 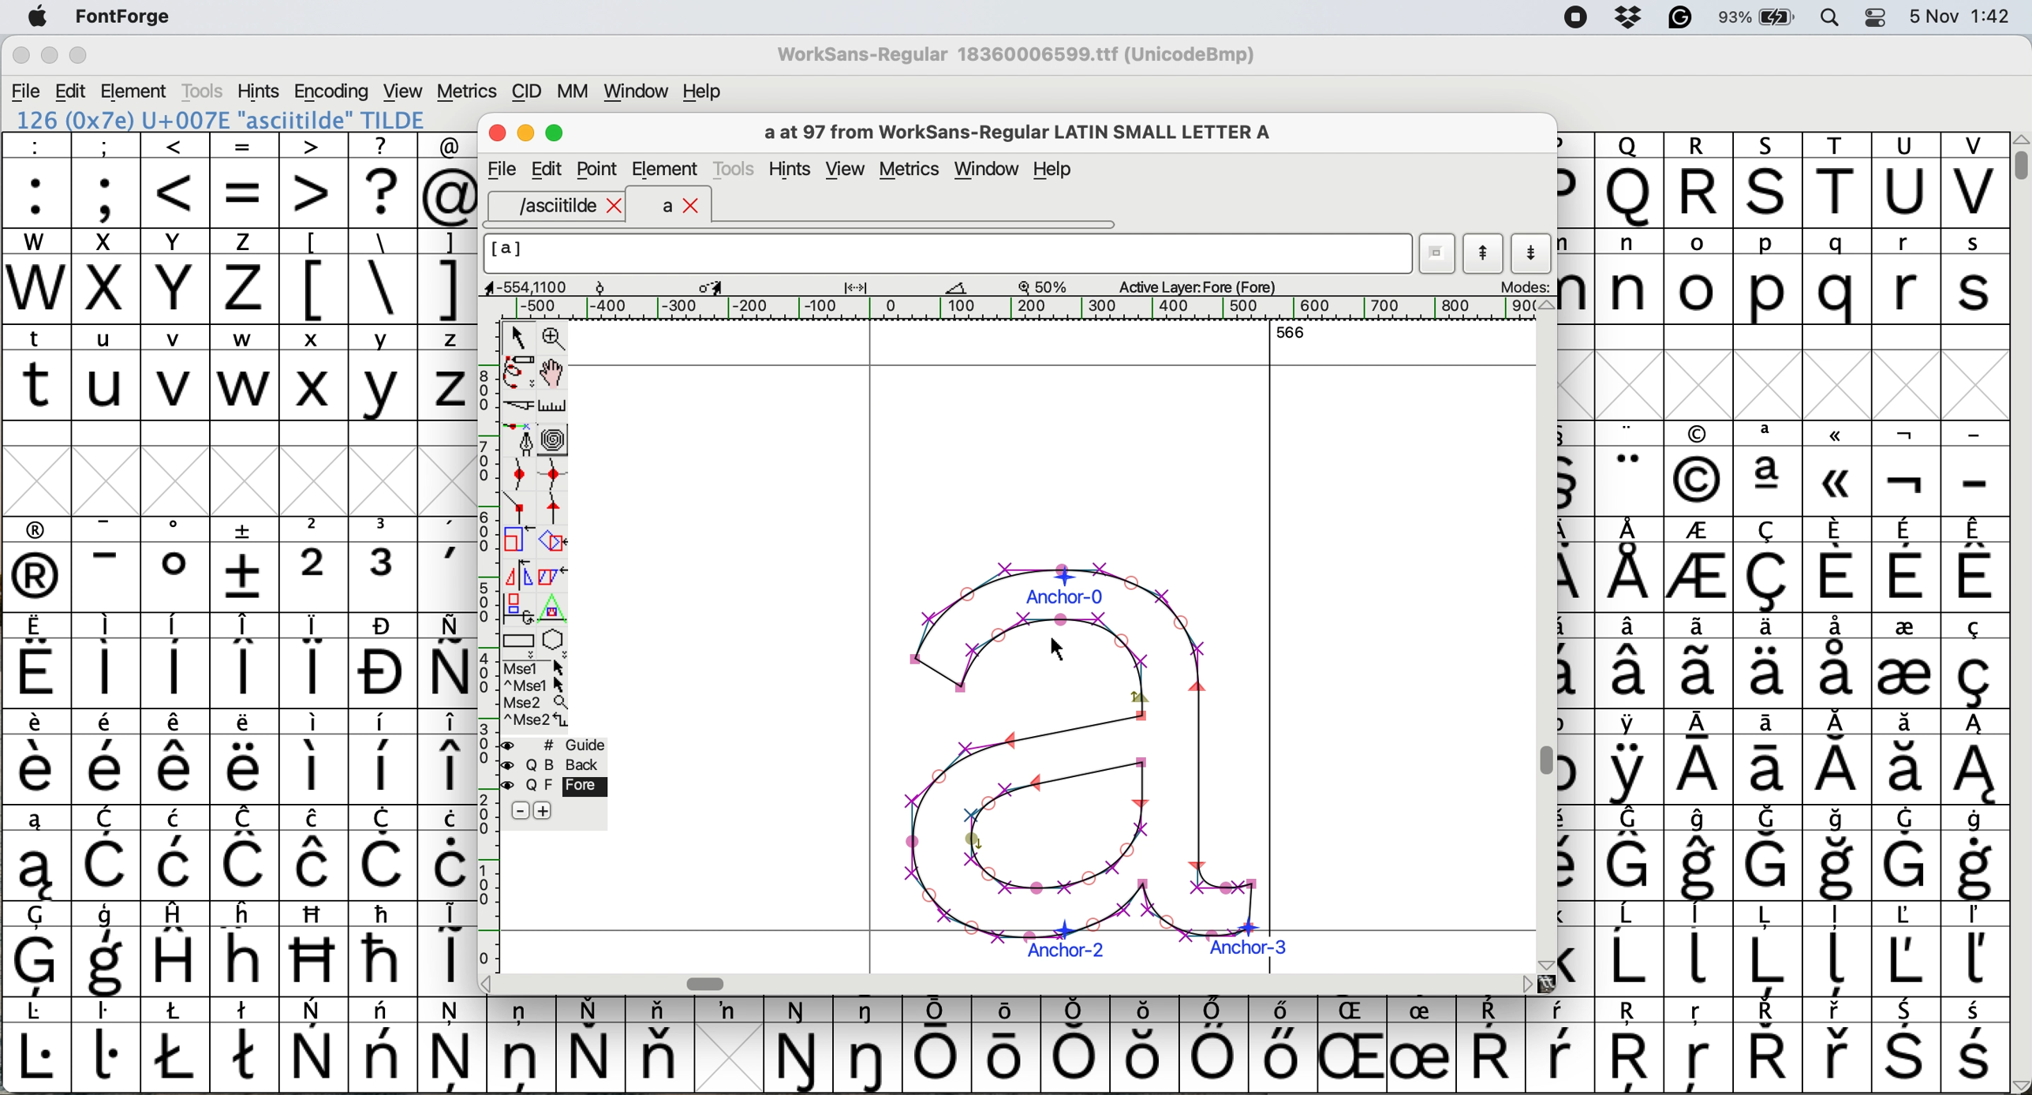 What do you see at coordinates (176, 180) in the screenshot?
I see `<` at bounding box center [176, 180].